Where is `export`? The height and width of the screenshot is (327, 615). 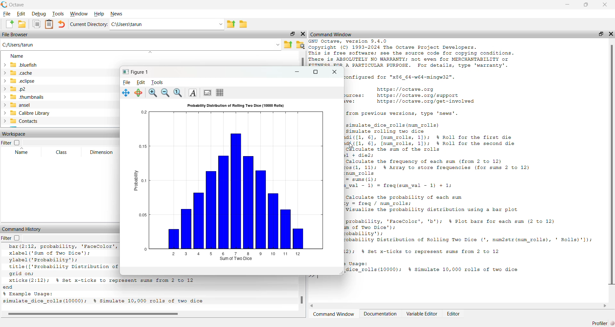
export is located at coordinates (232, 24).